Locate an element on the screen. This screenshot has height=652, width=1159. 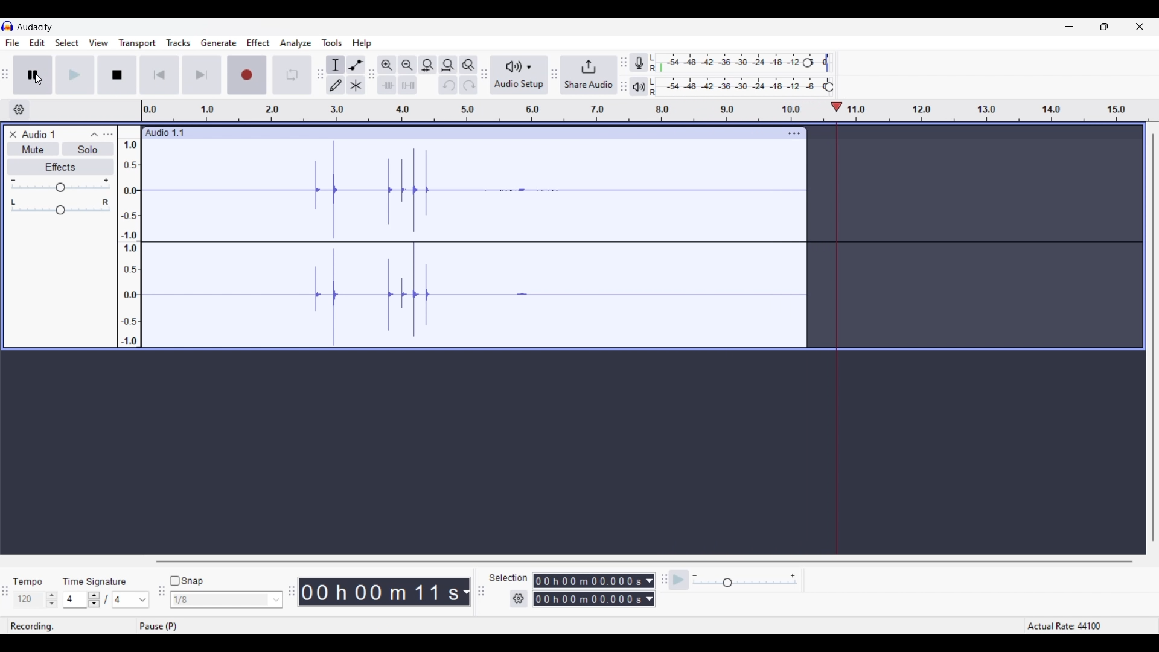
Pause is located at coordinates (33, 75).